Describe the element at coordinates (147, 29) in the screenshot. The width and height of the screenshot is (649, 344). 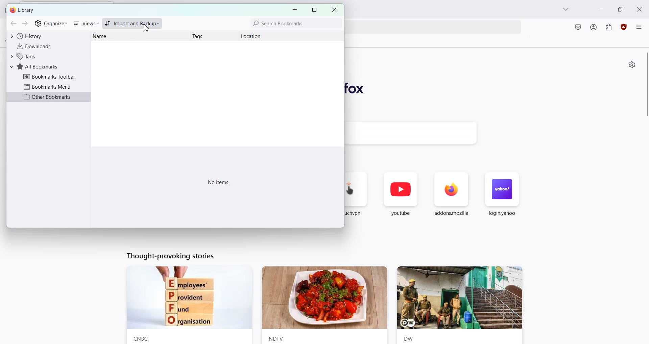
I see `cursor` at that location.